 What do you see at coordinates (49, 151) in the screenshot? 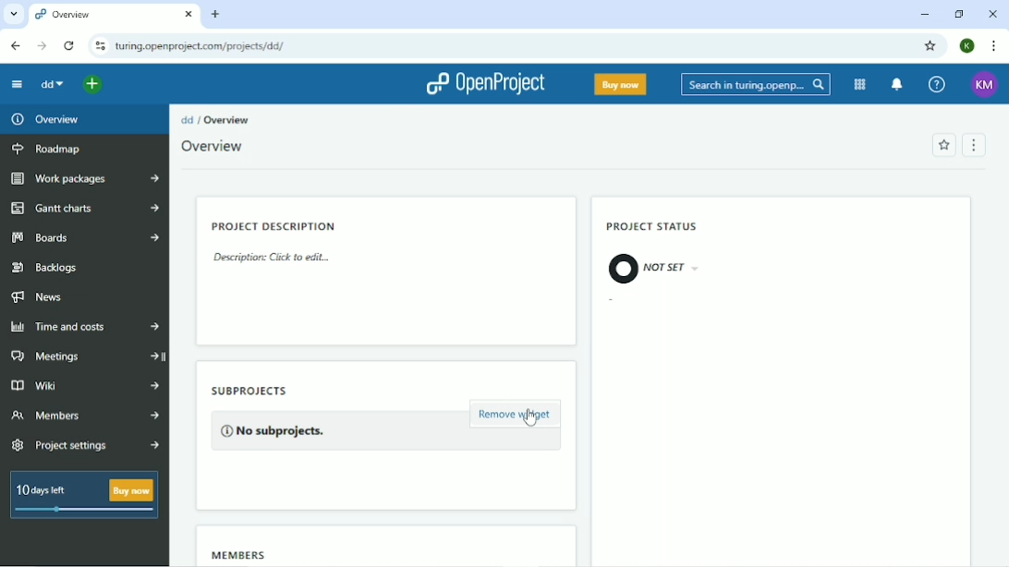
I see `Roadmap` at bounding box center [49, 151].